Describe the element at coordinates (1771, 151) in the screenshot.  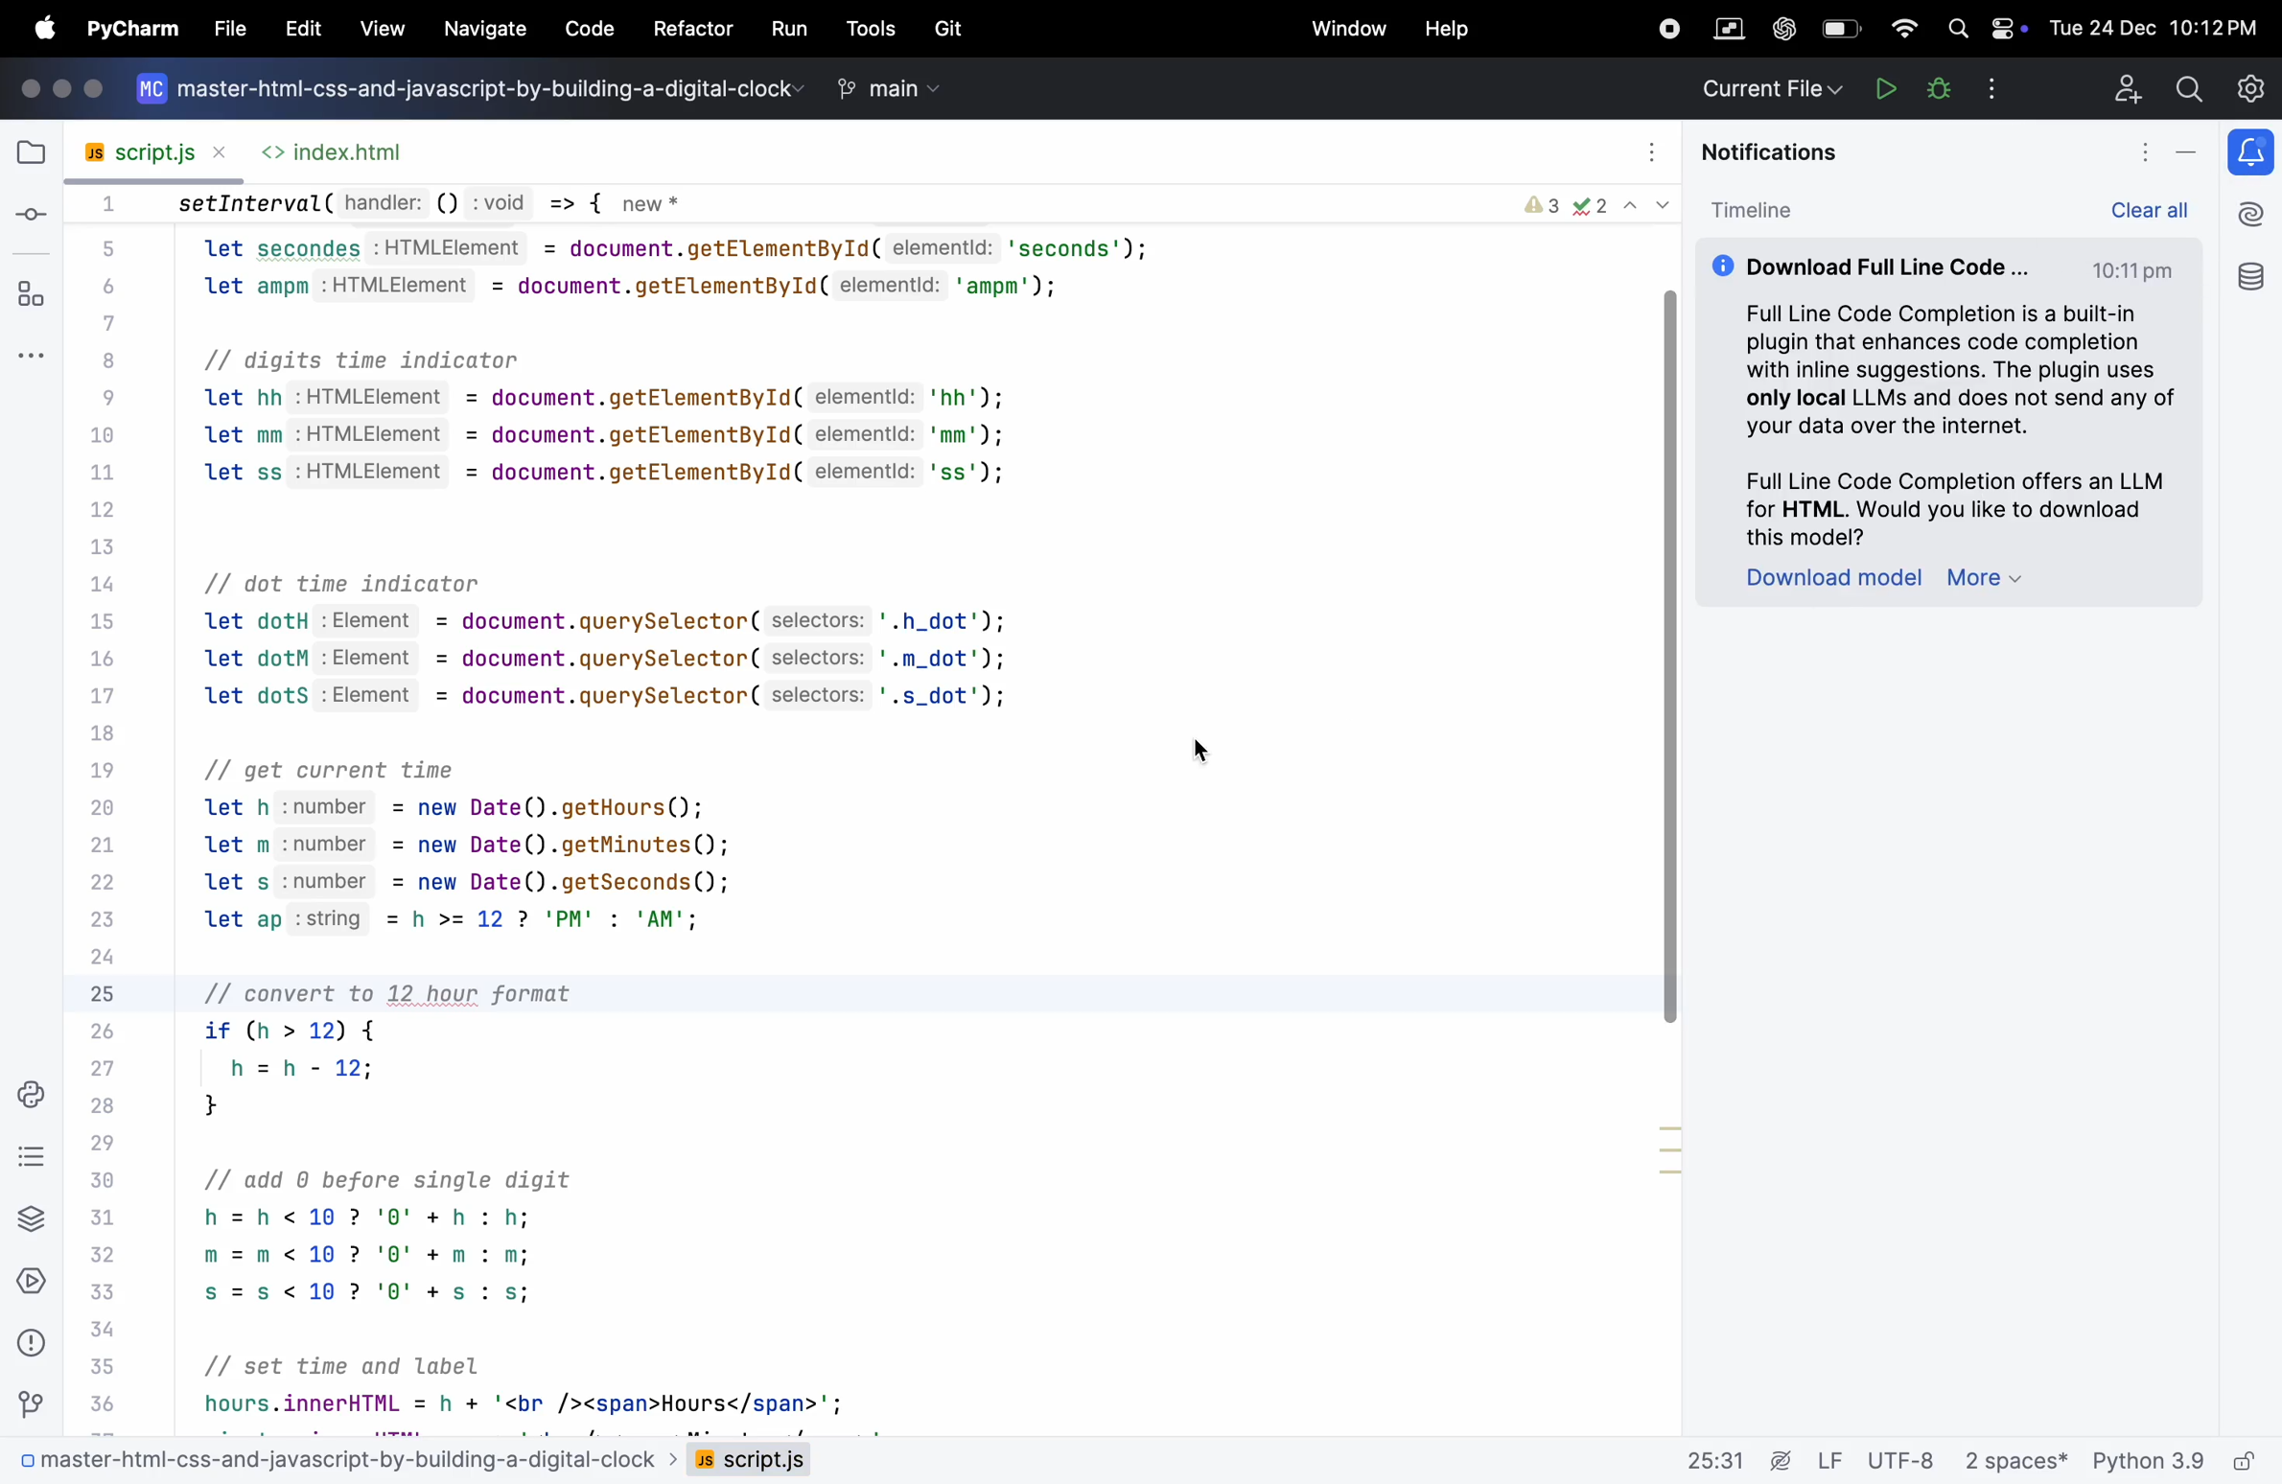
I see `notifications` at that location.